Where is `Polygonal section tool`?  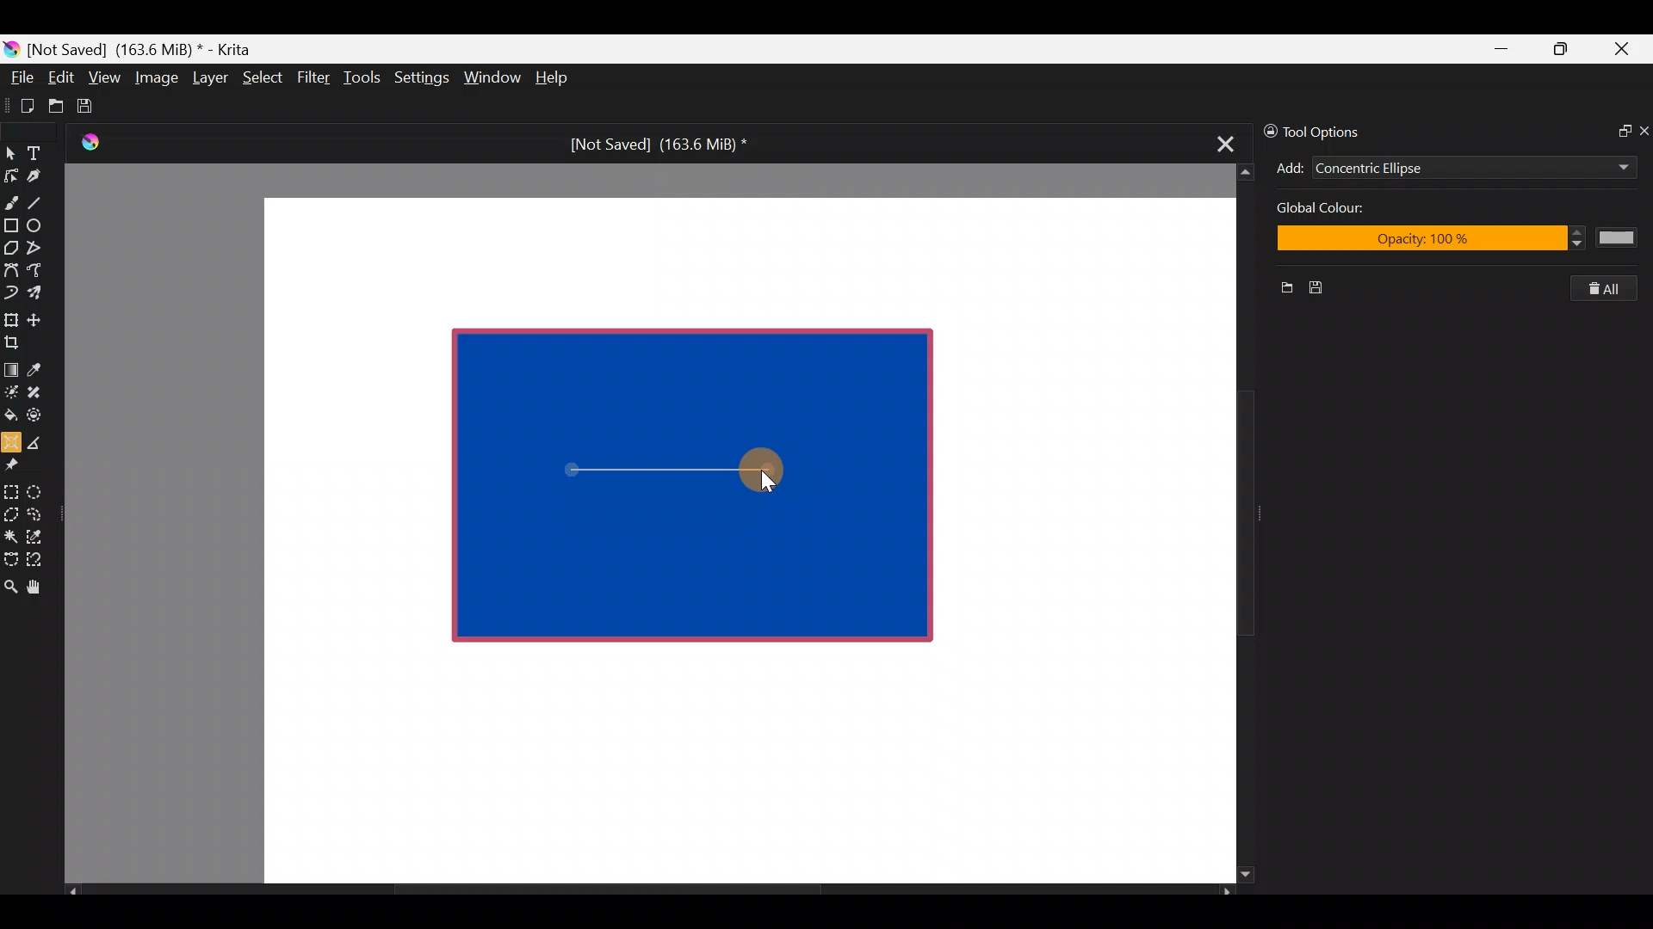 Polygonal section tool is located at coordinates (10, 510).